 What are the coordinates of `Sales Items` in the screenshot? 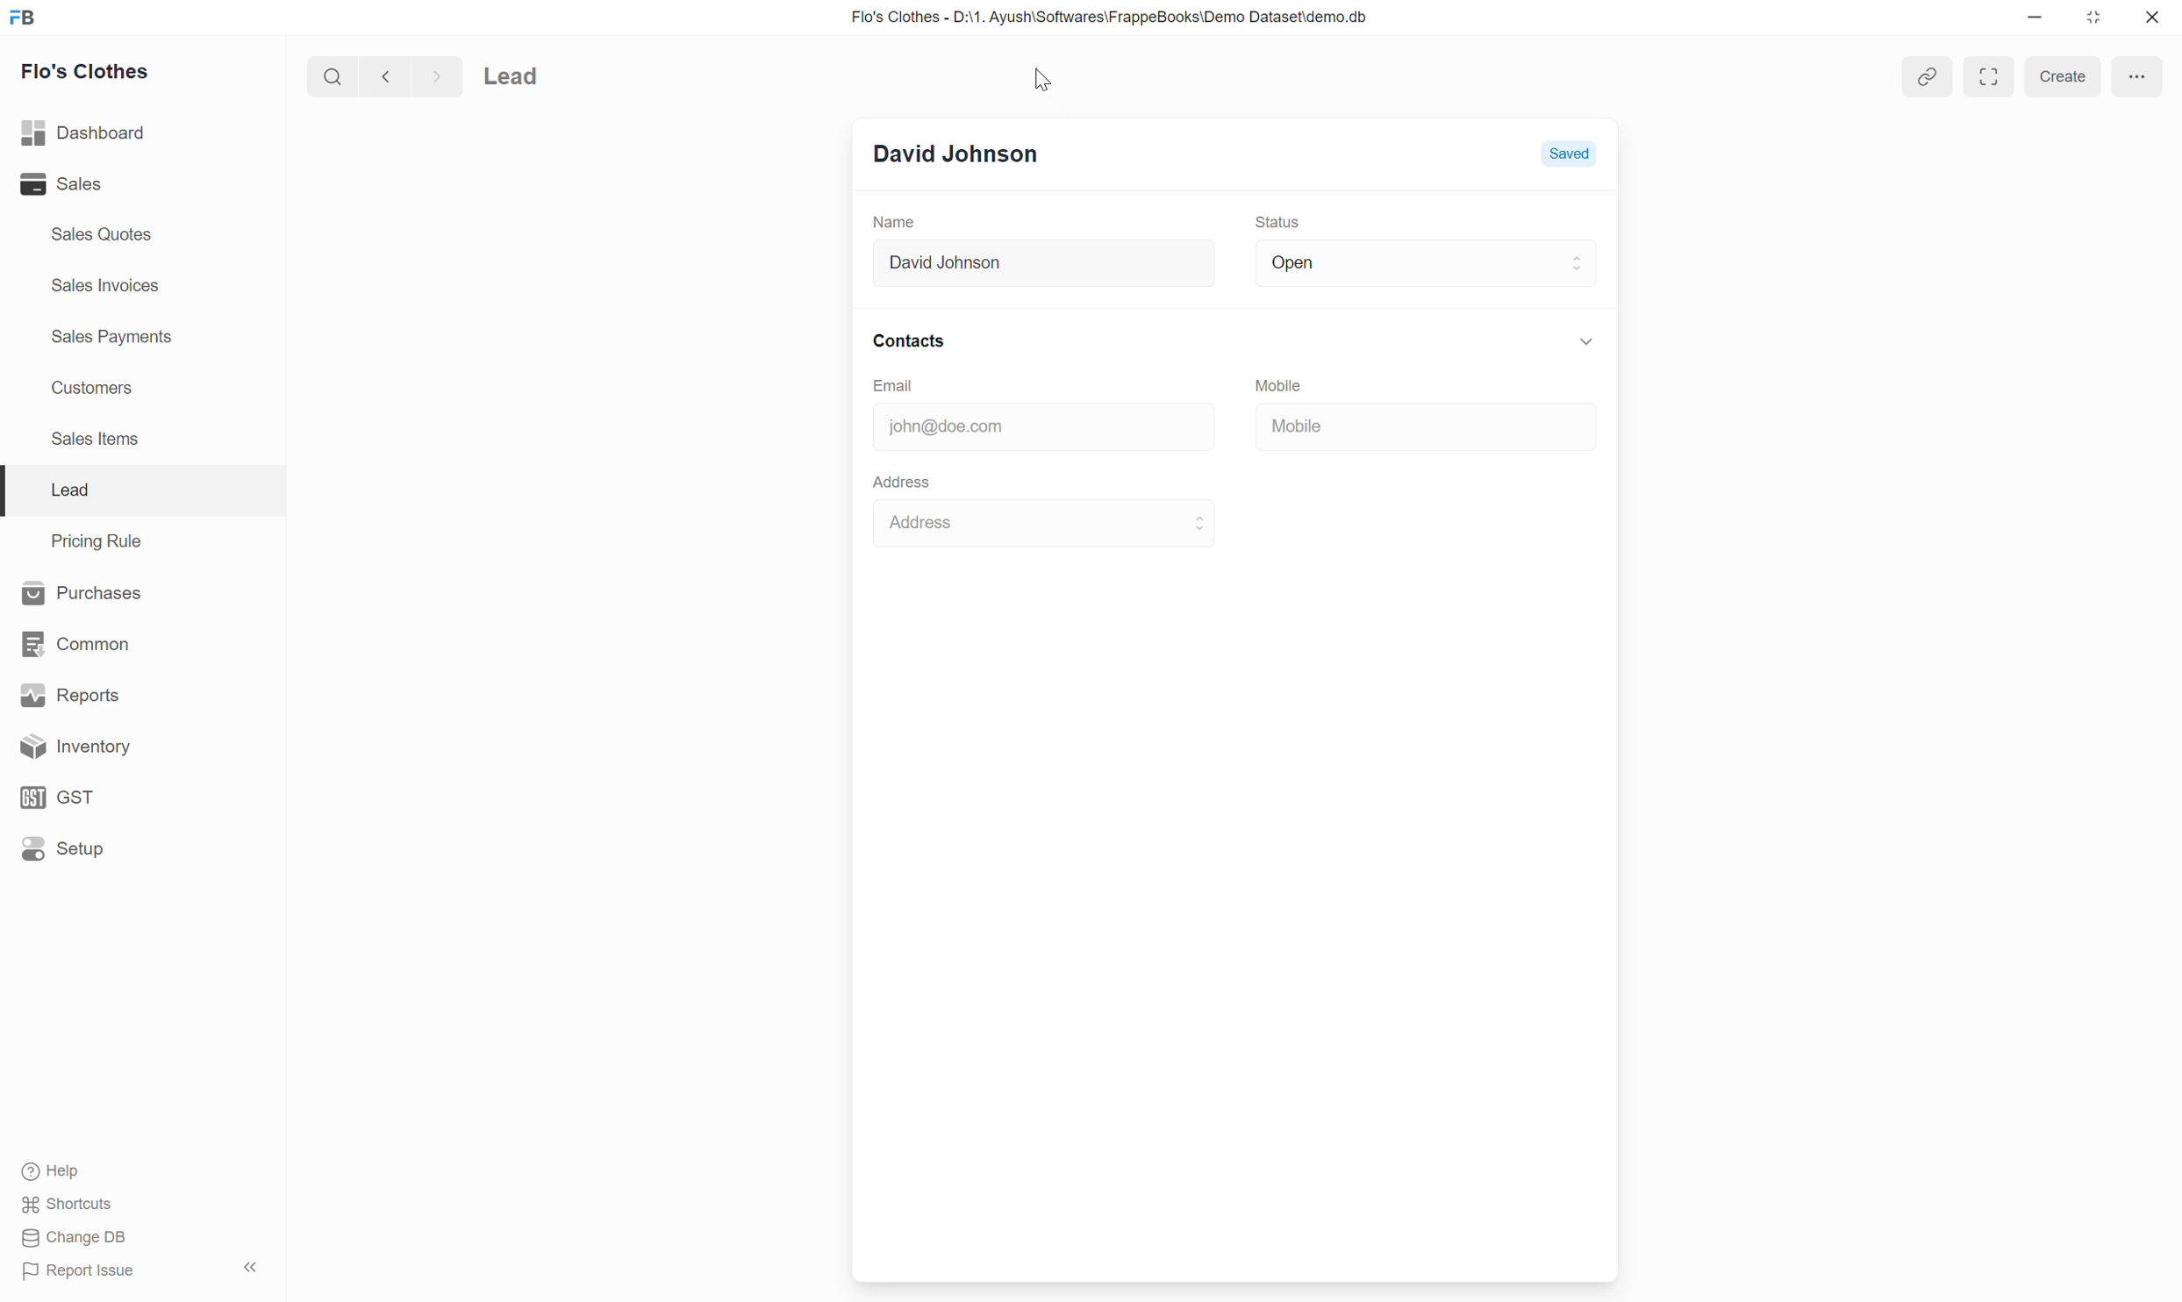 It's located at (103, 444).